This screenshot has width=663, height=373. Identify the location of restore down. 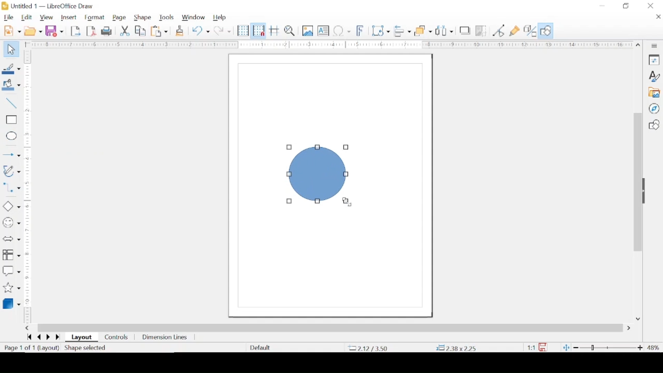
(627, 6).